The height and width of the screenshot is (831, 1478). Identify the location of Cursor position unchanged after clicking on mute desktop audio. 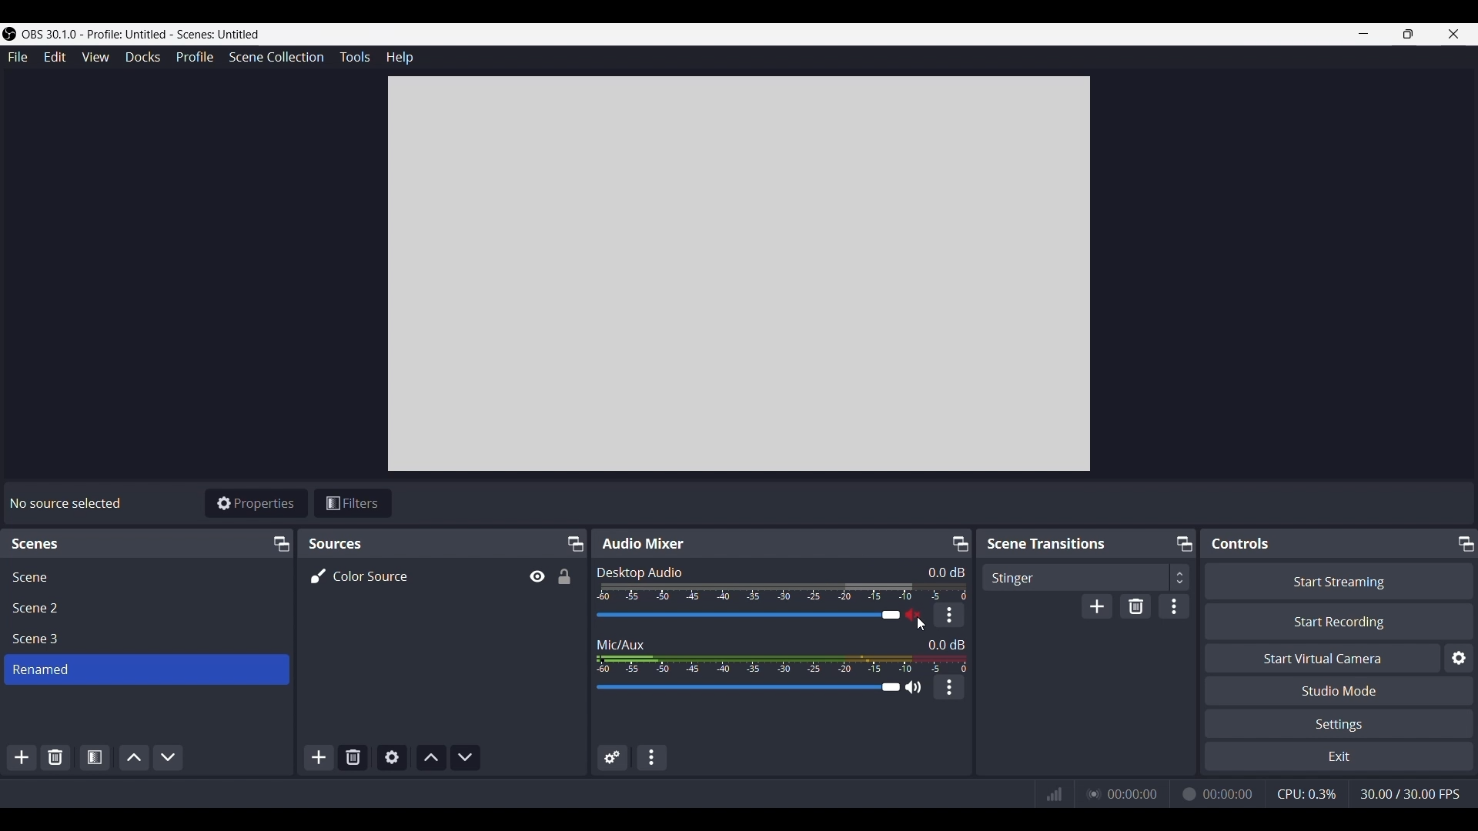
(922, 624).